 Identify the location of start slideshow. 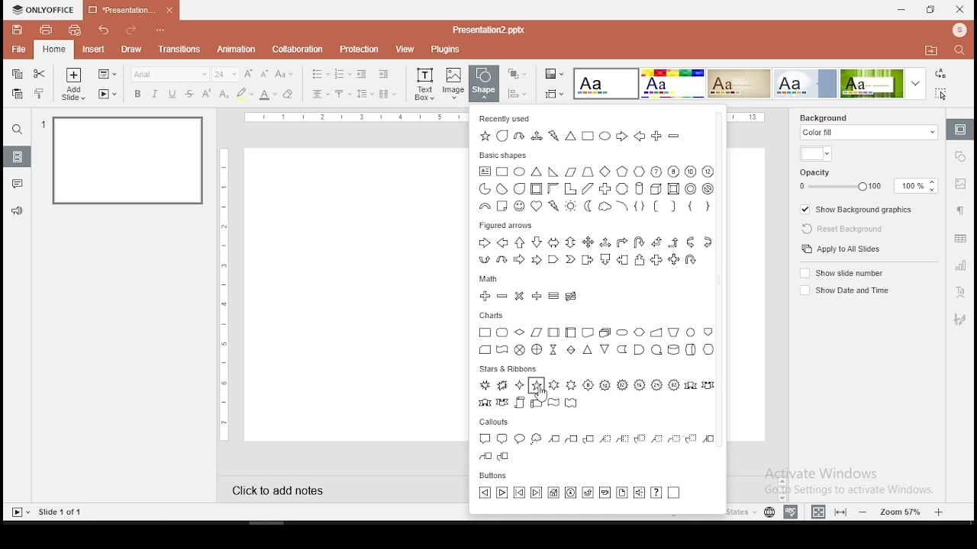
(20, 512).